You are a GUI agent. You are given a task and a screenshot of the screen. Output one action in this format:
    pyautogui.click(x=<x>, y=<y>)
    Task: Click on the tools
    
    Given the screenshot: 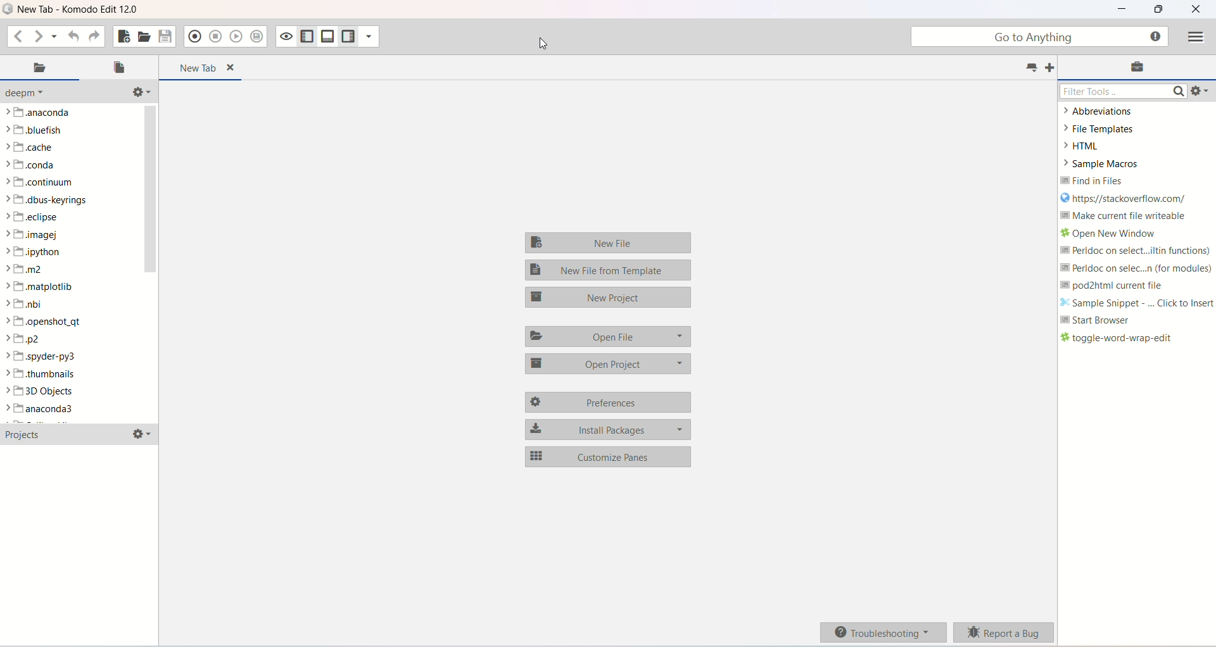 What is the action you would take?
    pyautogui.click(x=1200, y=90)
    